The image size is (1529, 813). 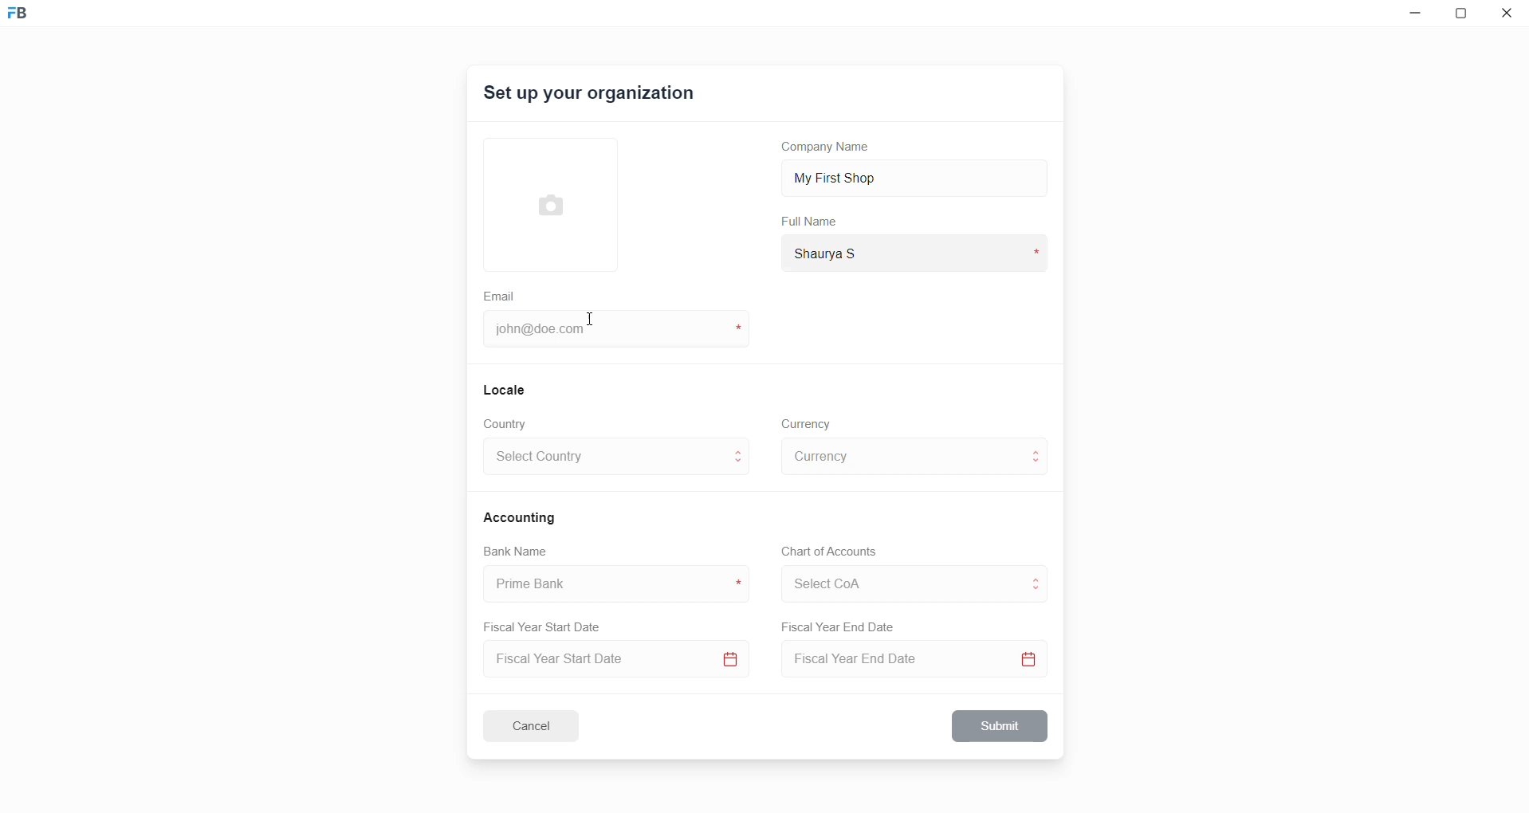 I want to click on Currency, so click(x=808, y=422).